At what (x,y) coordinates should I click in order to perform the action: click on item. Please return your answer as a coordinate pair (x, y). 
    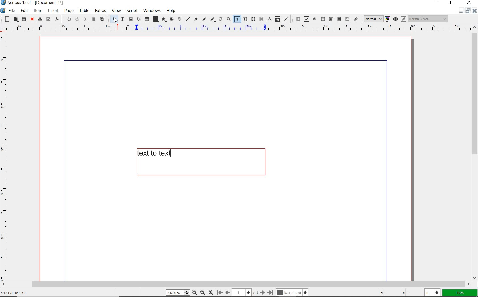
    Looking at the image, I should click on (38, 11).